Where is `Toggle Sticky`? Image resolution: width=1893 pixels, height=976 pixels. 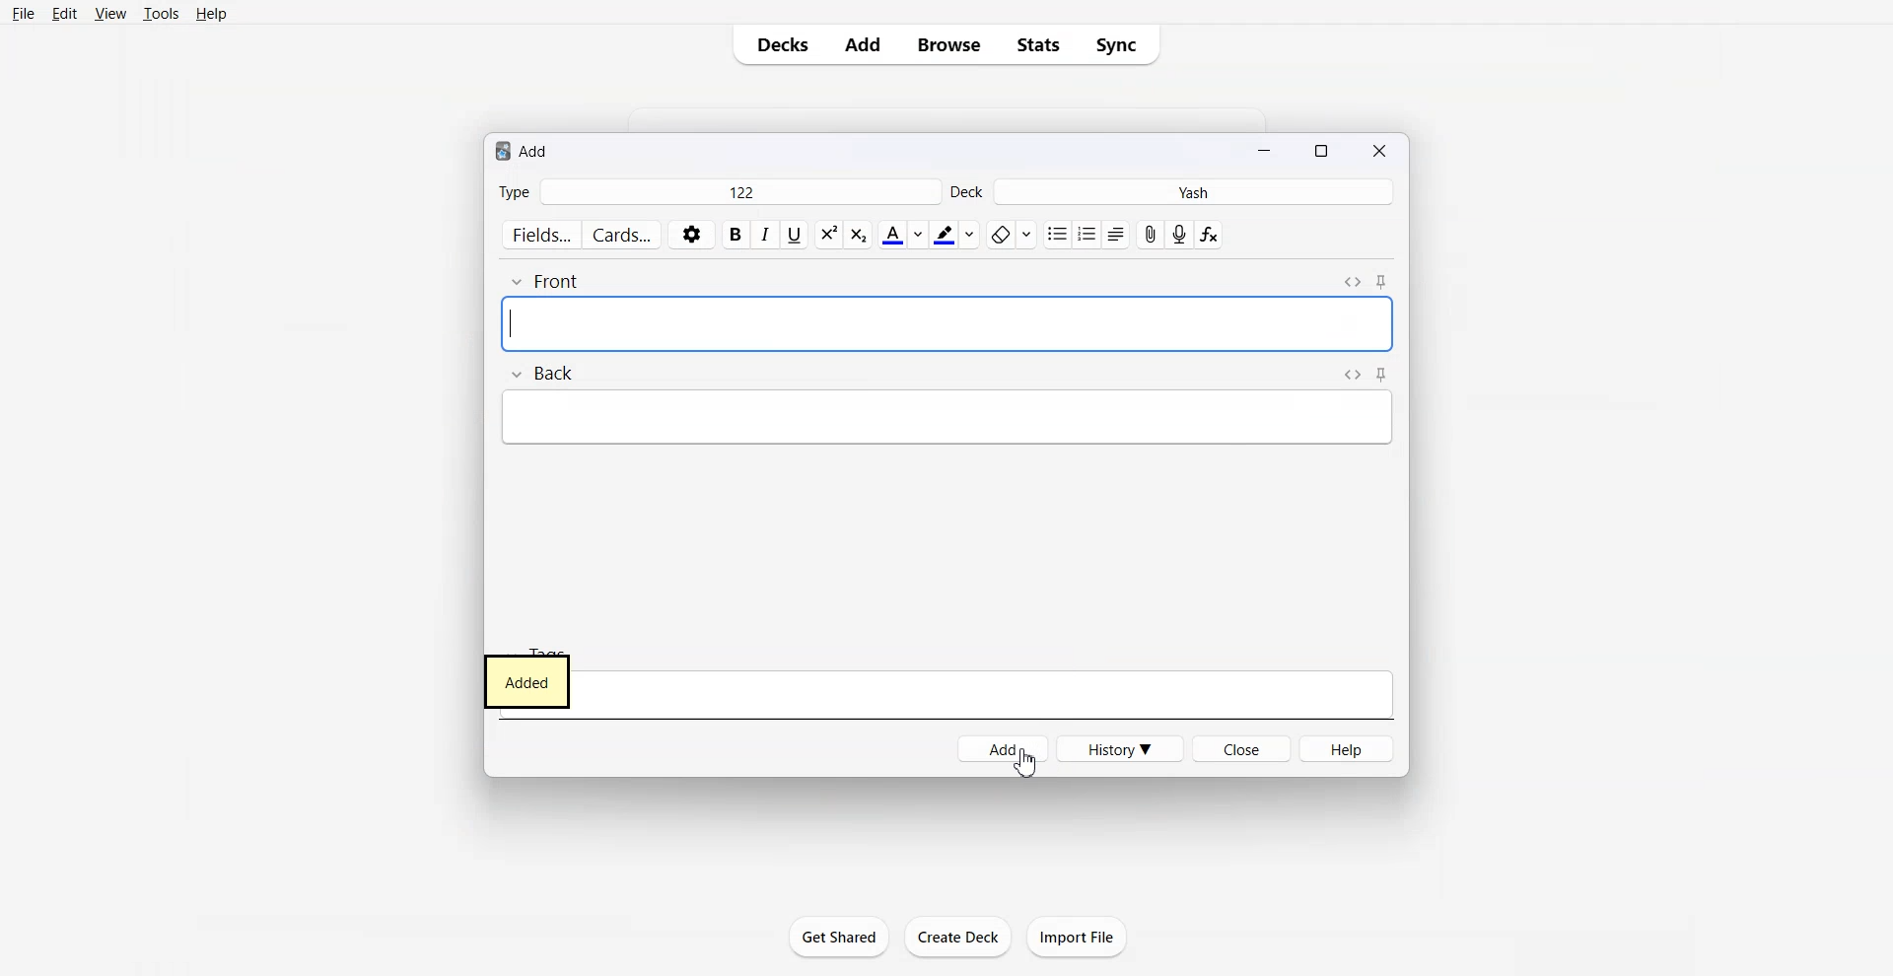
Toggle Sticky is located at coordinates (1383, 375).